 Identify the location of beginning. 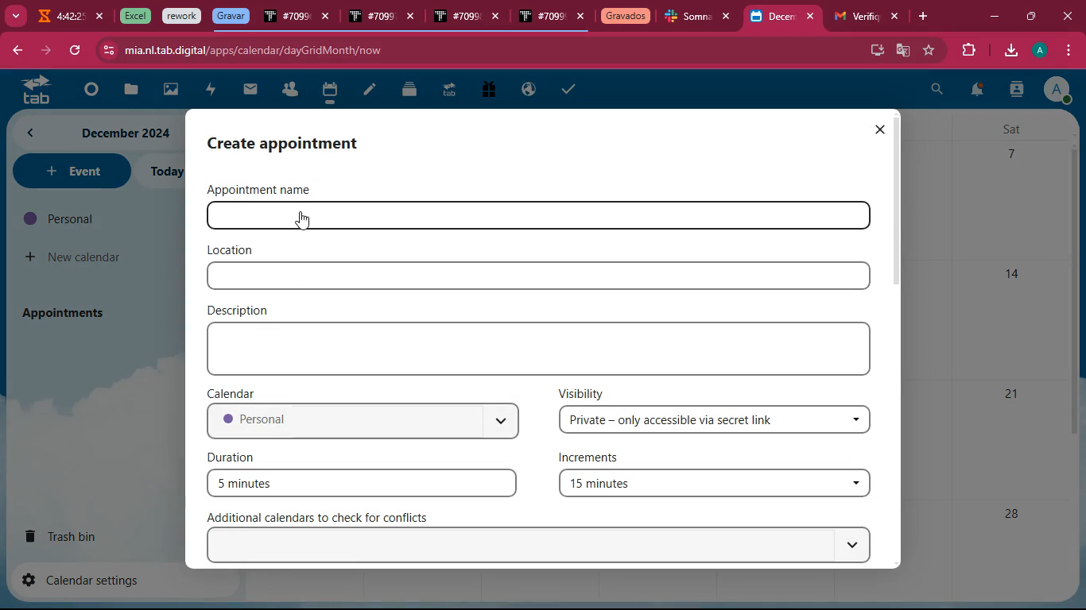
(87, 91).